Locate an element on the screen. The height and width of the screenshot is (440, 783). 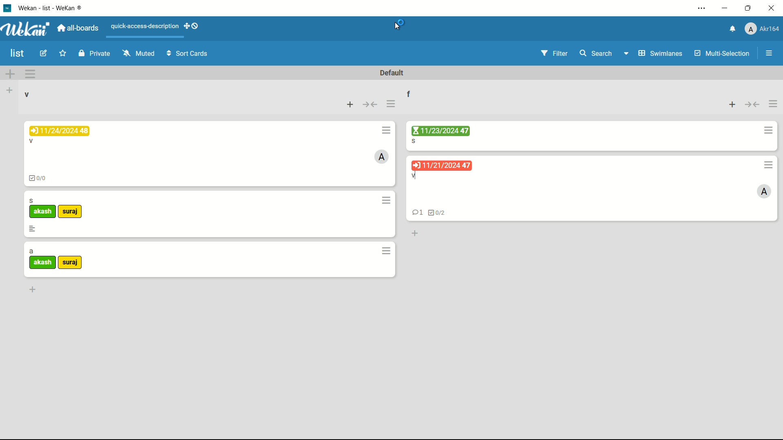
card actions is located at coordinates (769, 164).